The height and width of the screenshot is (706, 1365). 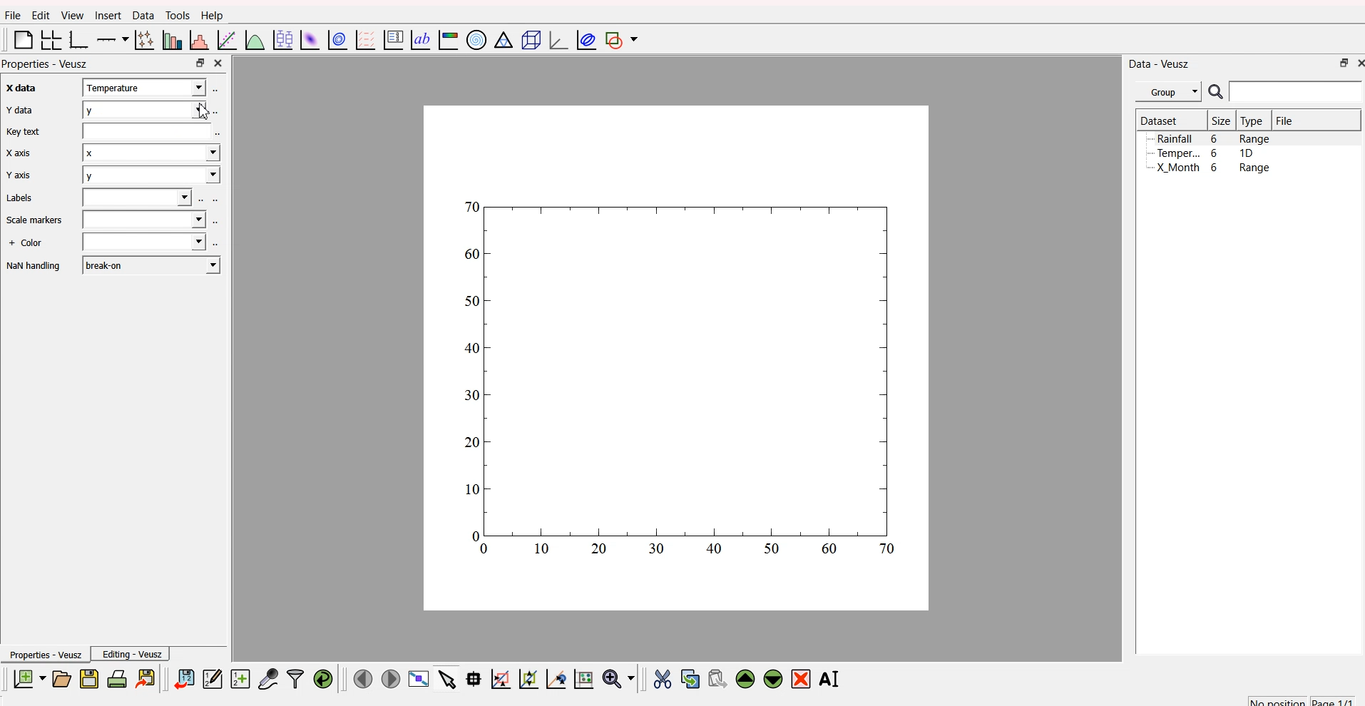 I want to click on filter data, so click(x=295, y=677).